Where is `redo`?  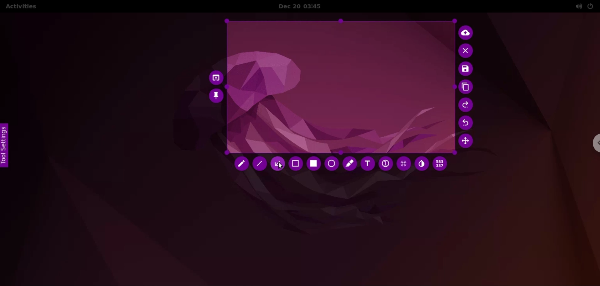 redo is located at coordinates (467, 105).